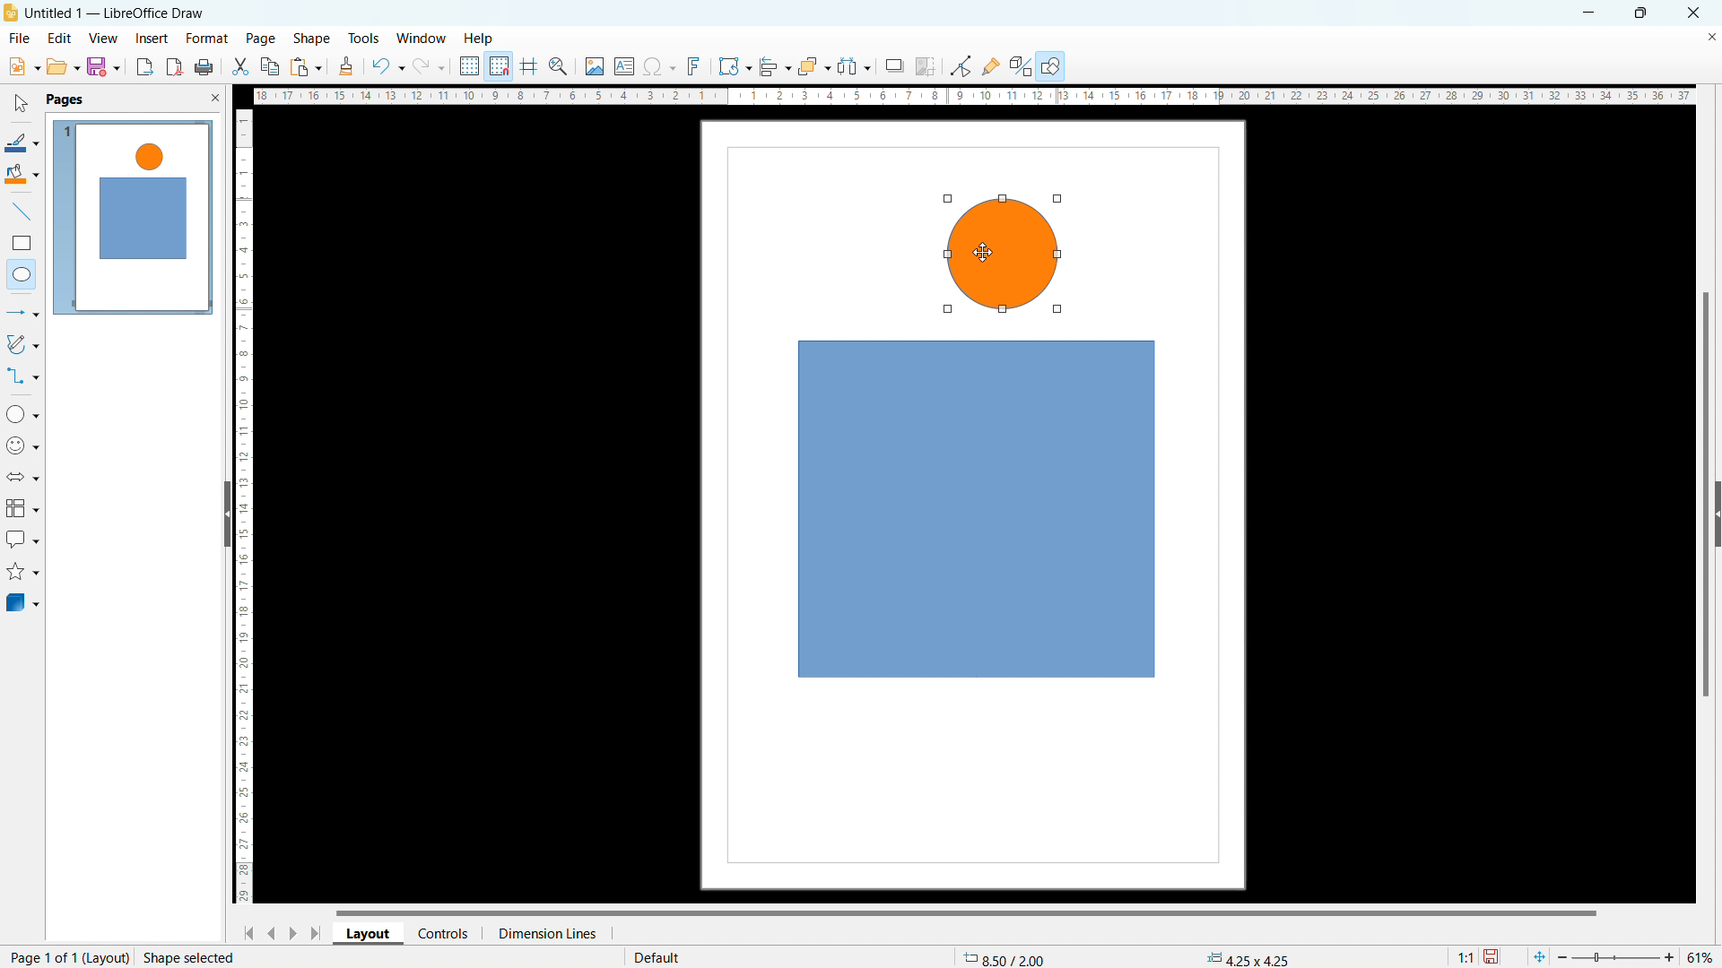 This screenshot has height=968, width=1722. What do you see at coordinates (18, 39) in the screenshot?
I see `file` at bounding box center [18, 39].